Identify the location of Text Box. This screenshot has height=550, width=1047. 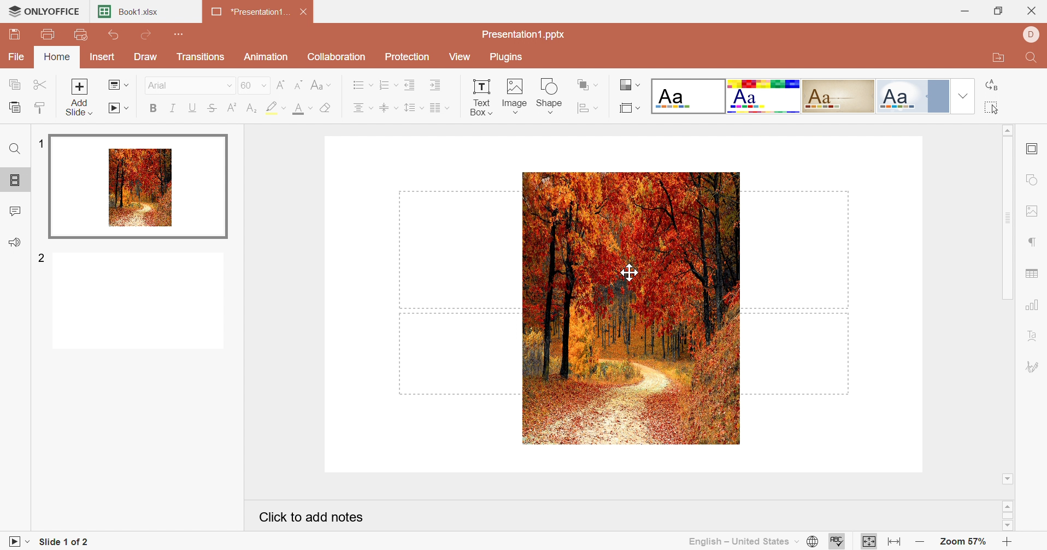
(476, 96).